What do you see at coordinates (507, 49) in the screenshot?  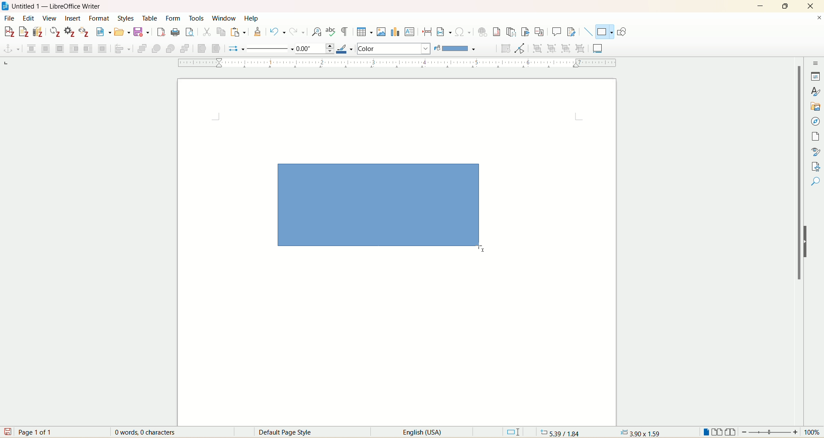 I see `rotate` at bounding box center [507, 49].